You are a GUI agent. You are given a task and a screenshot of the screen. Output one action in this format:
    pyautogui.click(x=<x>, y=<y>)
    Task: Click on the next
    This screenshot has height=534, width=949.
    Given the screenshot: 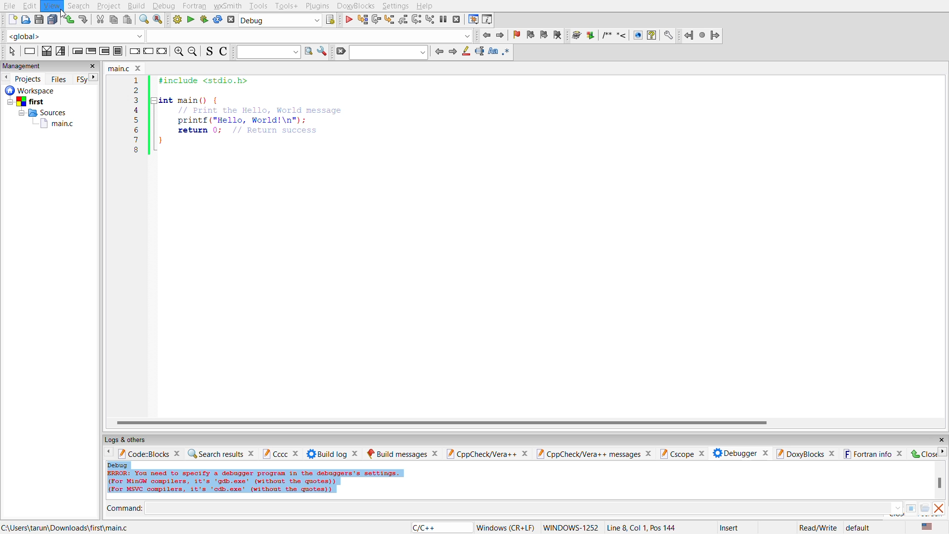 What is the action you would take?
    pyautogui.click(x=94, y=77)
    